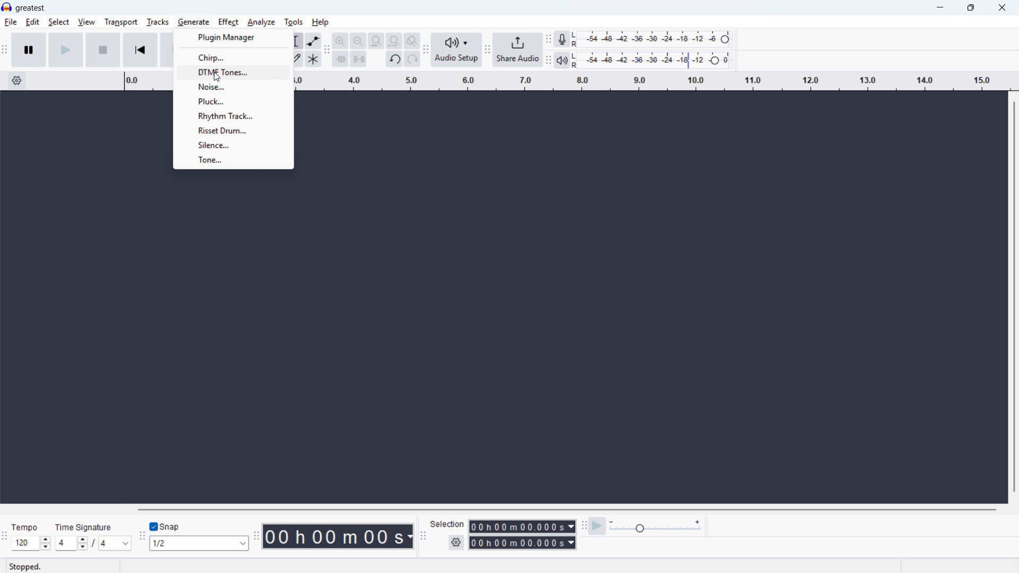 This screenshot has width=1019, height=573. I want to click on selection, so click(448, 524).